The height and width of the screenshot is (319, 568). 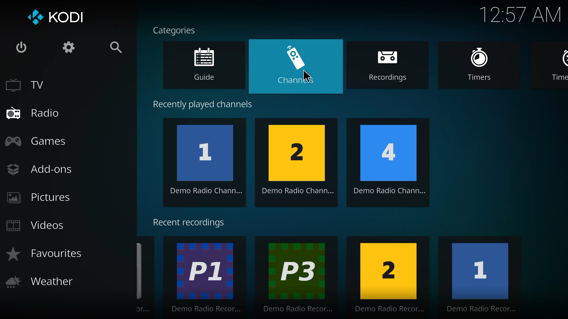 What do you see at coordinates (308, 76) in the screenshot?
I see `cursor` at bounding box center [308, 76].